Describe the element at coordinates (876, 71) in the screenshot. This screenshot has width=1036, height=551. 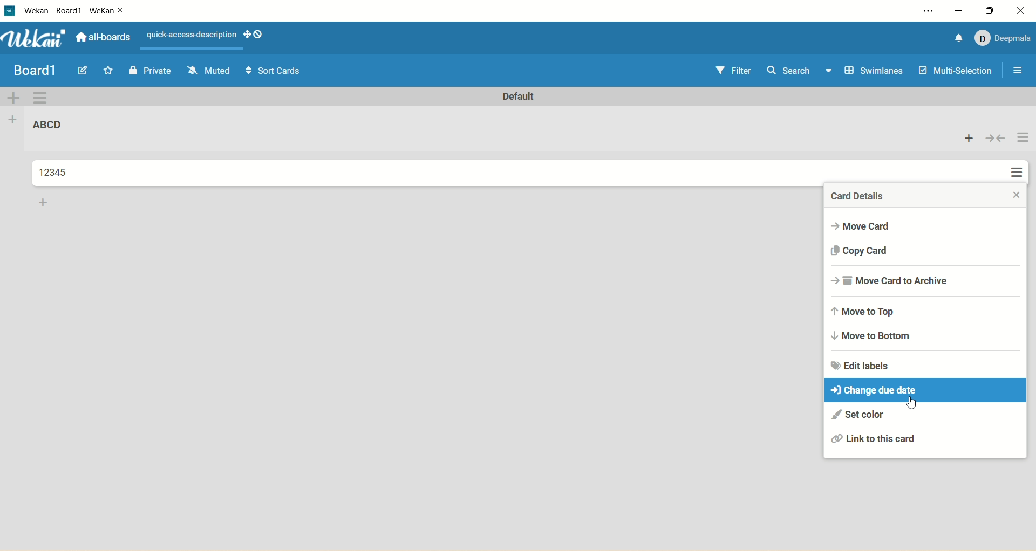
I see `swimlanes` at that location.